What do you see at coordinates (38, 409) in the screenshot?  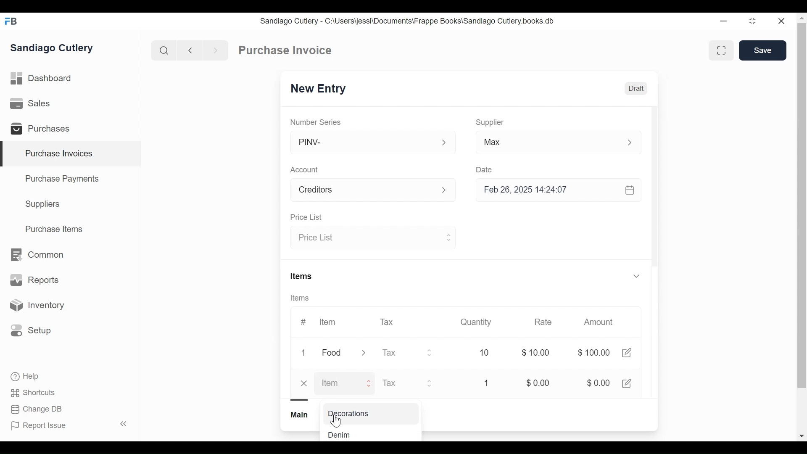 I see `Change DB` at bounding box center [38, 409].